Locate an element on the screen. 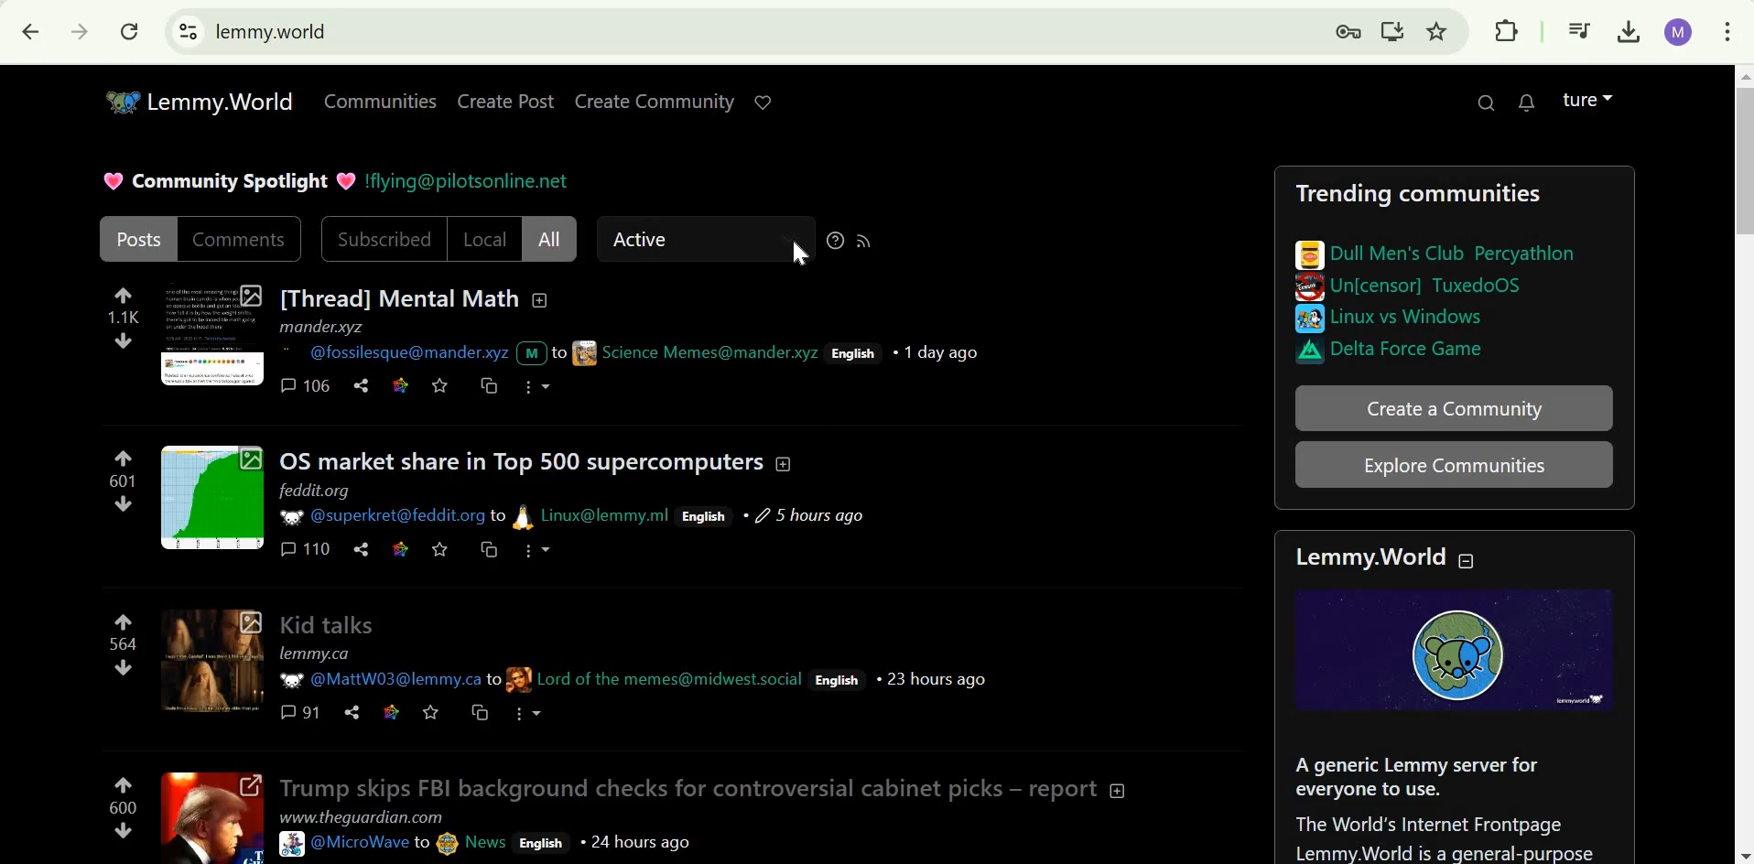 The image size is (1754, 864). Link is located at coordinates (390, 711).